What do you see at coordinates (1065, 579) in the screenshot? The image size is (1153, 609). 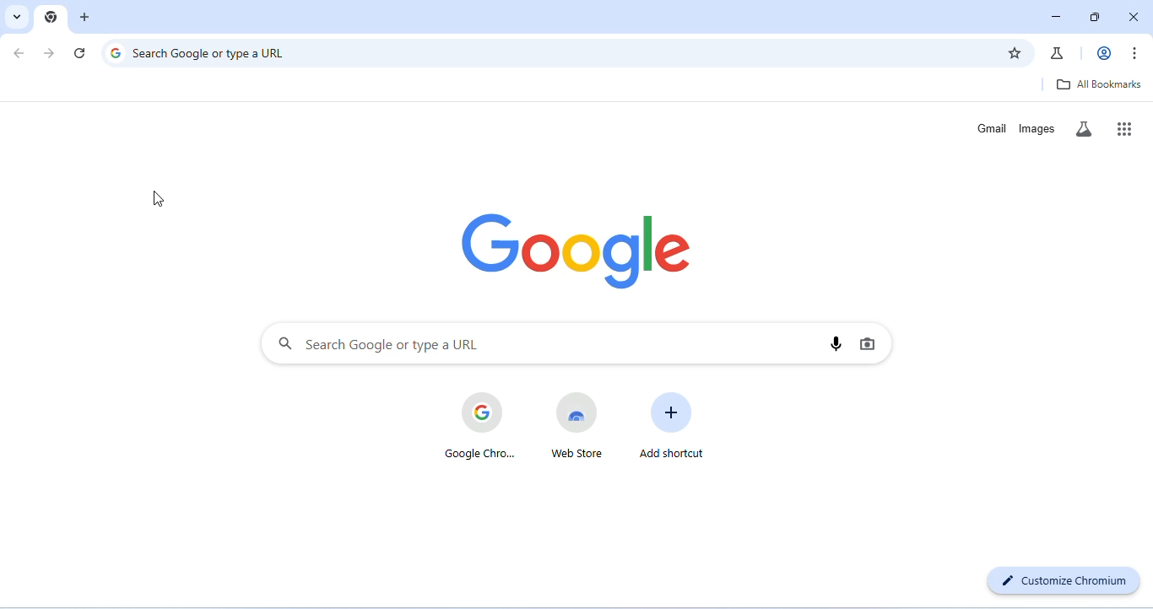 I see `customize chromium` at bounding box center [1065, 579].